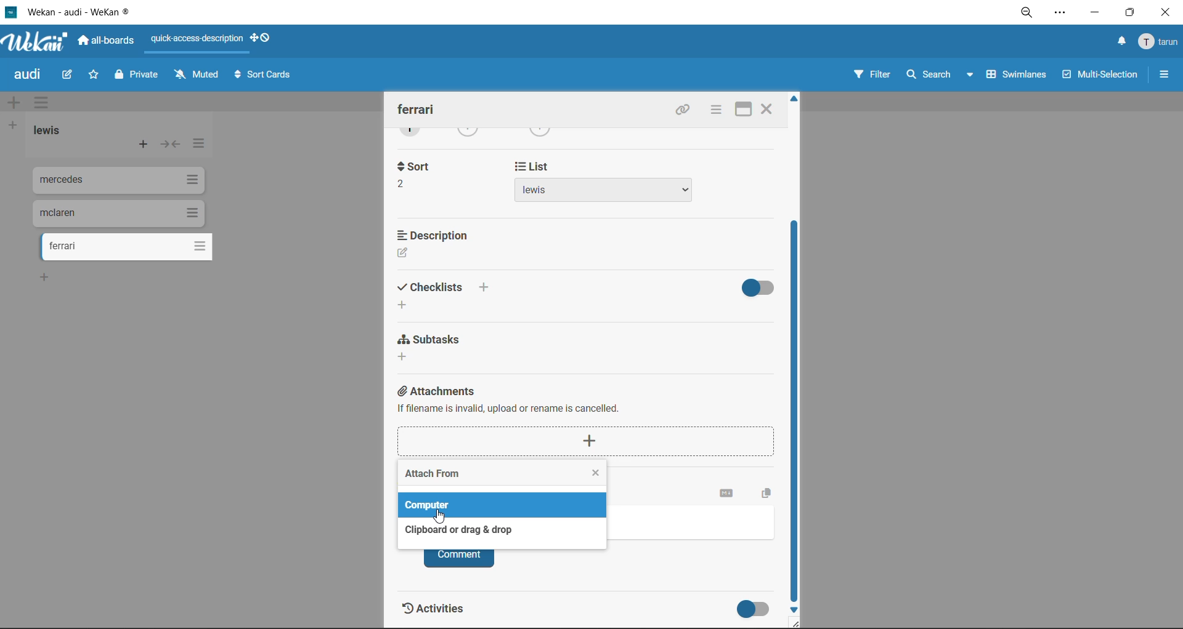 Image resolution: width=1183 pixels, height=629 pixels. I want to click on swimlane actions, so click(39, 101).